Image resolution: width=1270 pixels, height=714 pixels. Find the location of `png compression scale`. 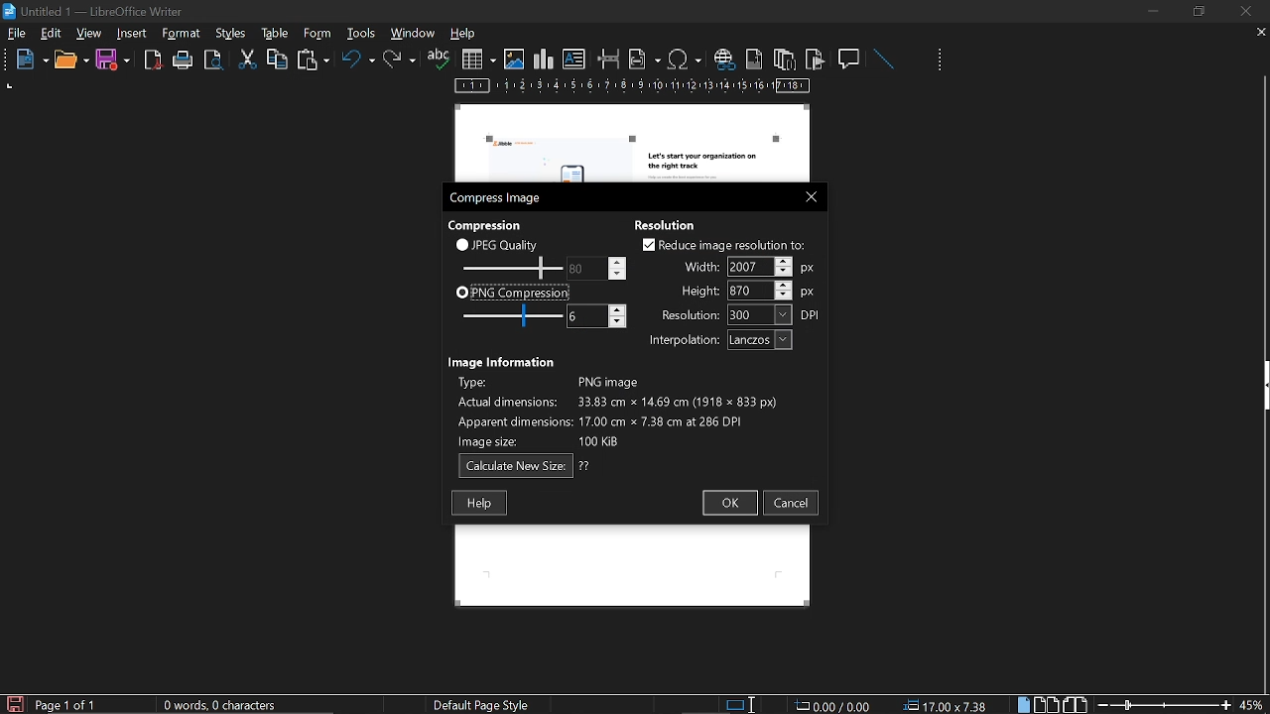

png compression scale is located at coordinates (507, 315).